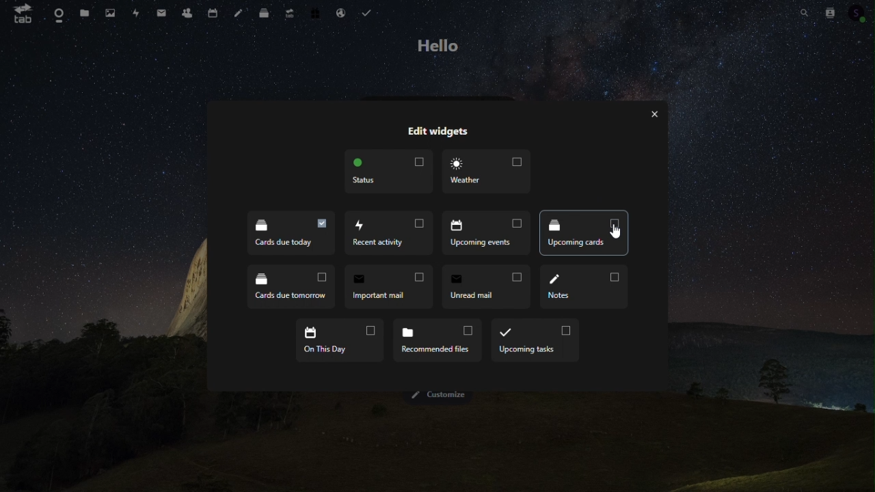 The width and height of the screenshot is (875, 492). What do you see at coordinates (109, 13) in the screenshot?
I see `Photos` at bounding box center [109, 13].